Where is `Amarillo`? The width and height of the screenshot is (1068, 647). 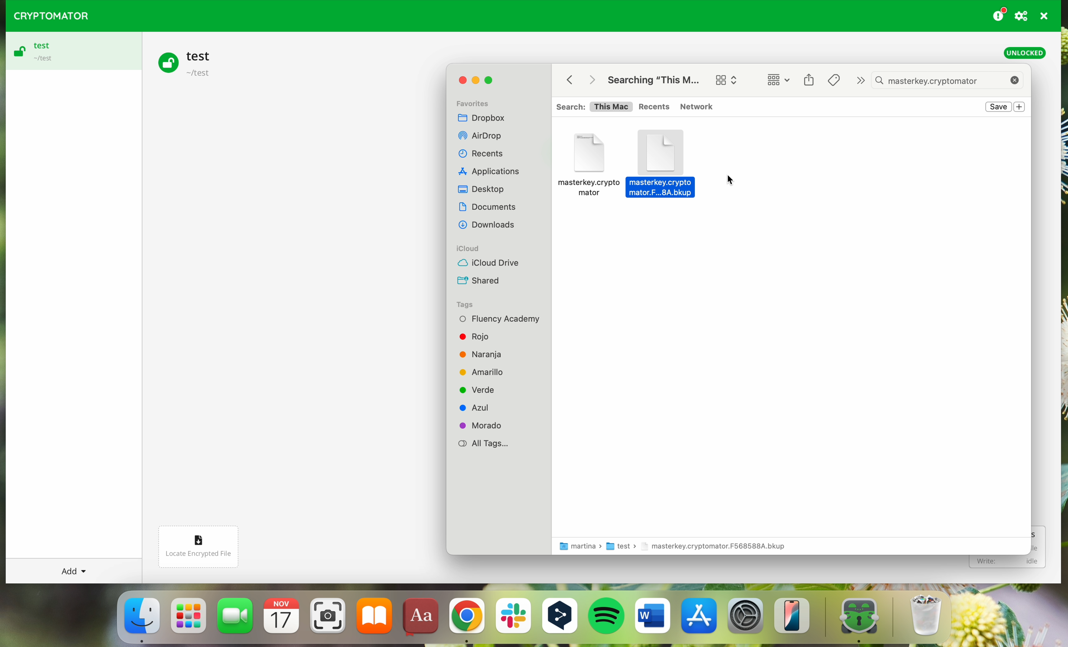 Amarillo is located at coordinates (489, 372).